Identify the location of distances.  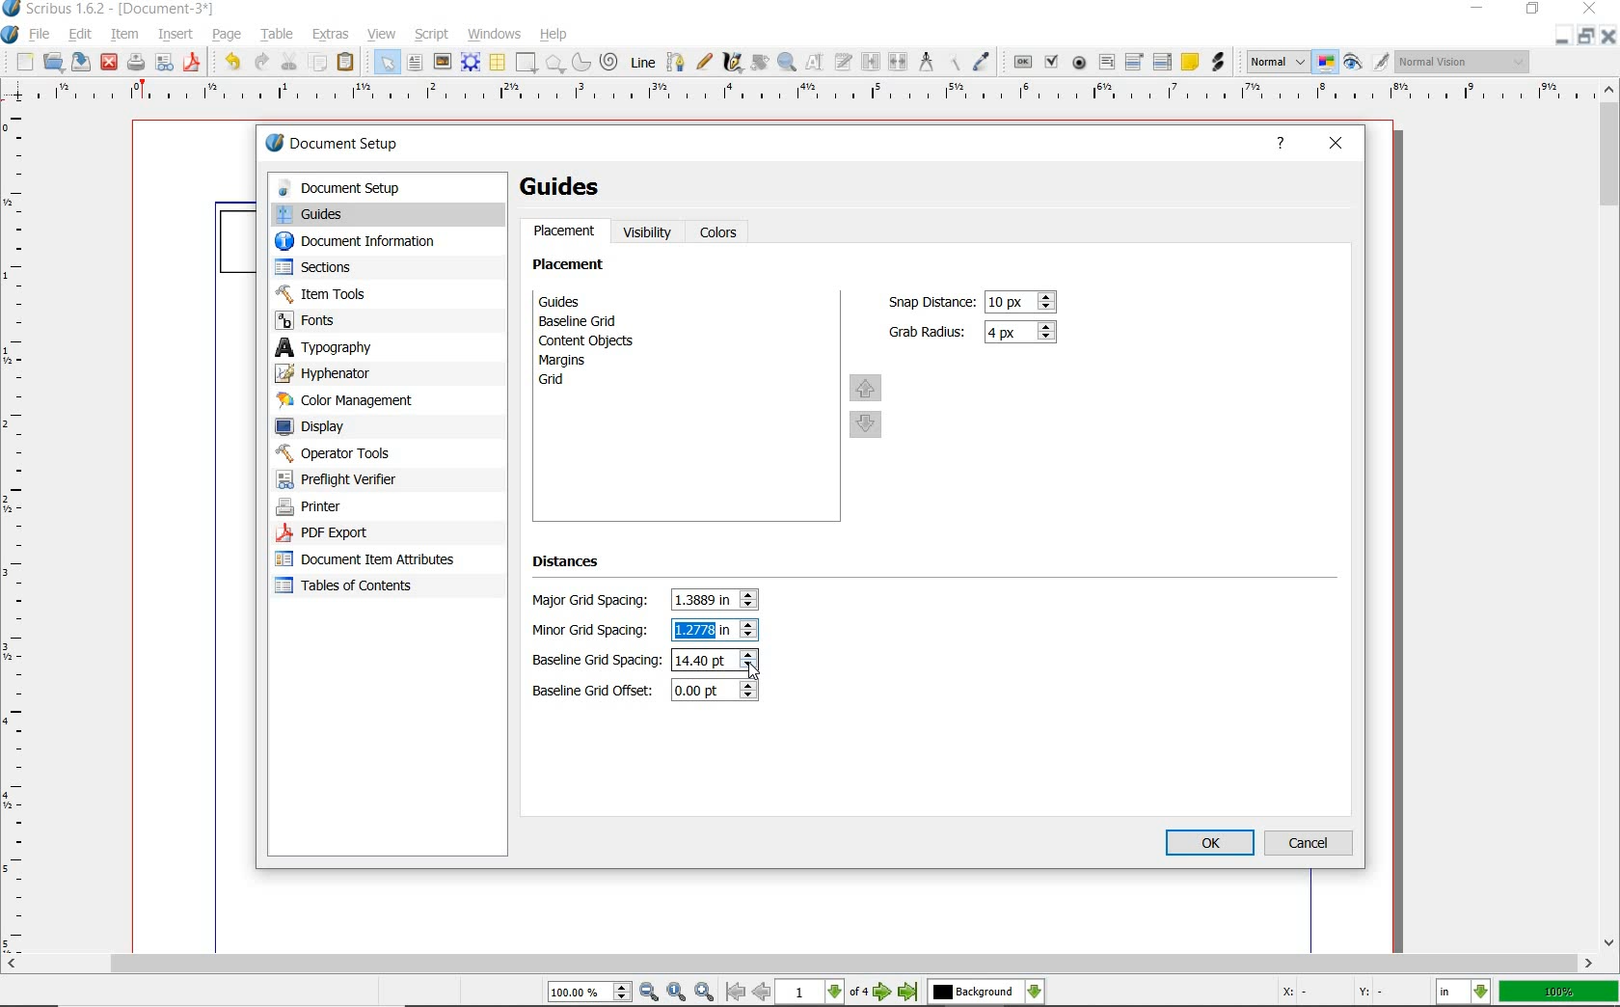
(575, 565).